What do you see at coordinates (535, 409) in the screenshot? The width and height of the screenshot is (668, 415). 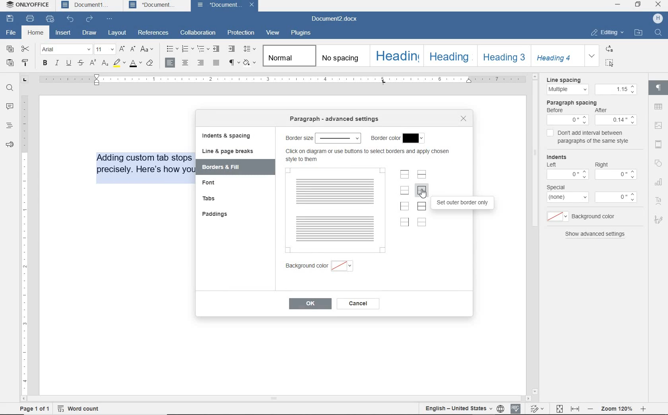 I see `track changes` at bounding box center [535, 409].